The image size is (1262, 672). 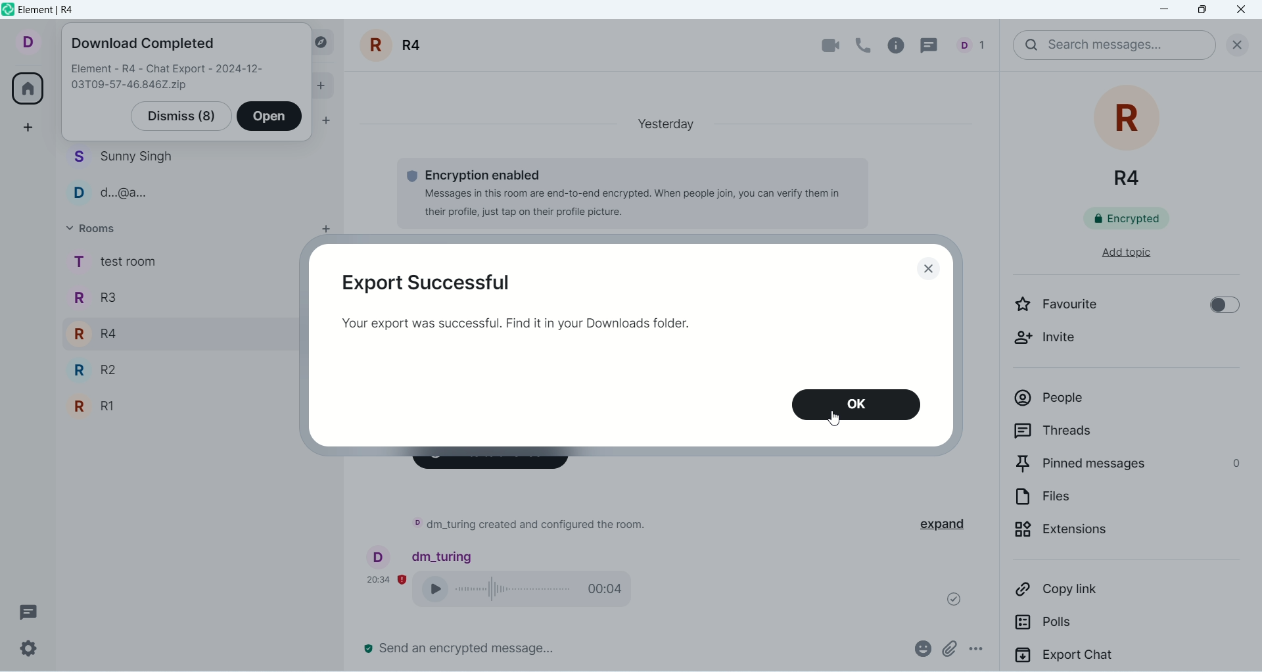 What do you see at coordinates (1243, 11) in the screenshot?
I see `close` at bounding box center [1243, 11].